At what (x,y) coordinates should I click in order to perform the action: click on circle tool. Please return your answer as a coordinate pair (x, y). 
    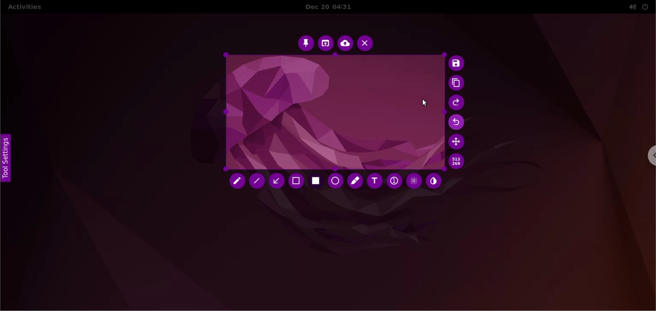
    Looking at the image, I should click on (335, 181).